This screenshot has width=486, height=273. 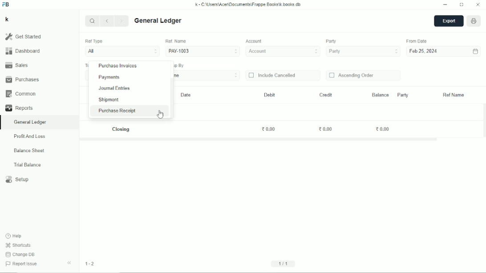 I want to click on General ledger, so click(x=158, y=21).